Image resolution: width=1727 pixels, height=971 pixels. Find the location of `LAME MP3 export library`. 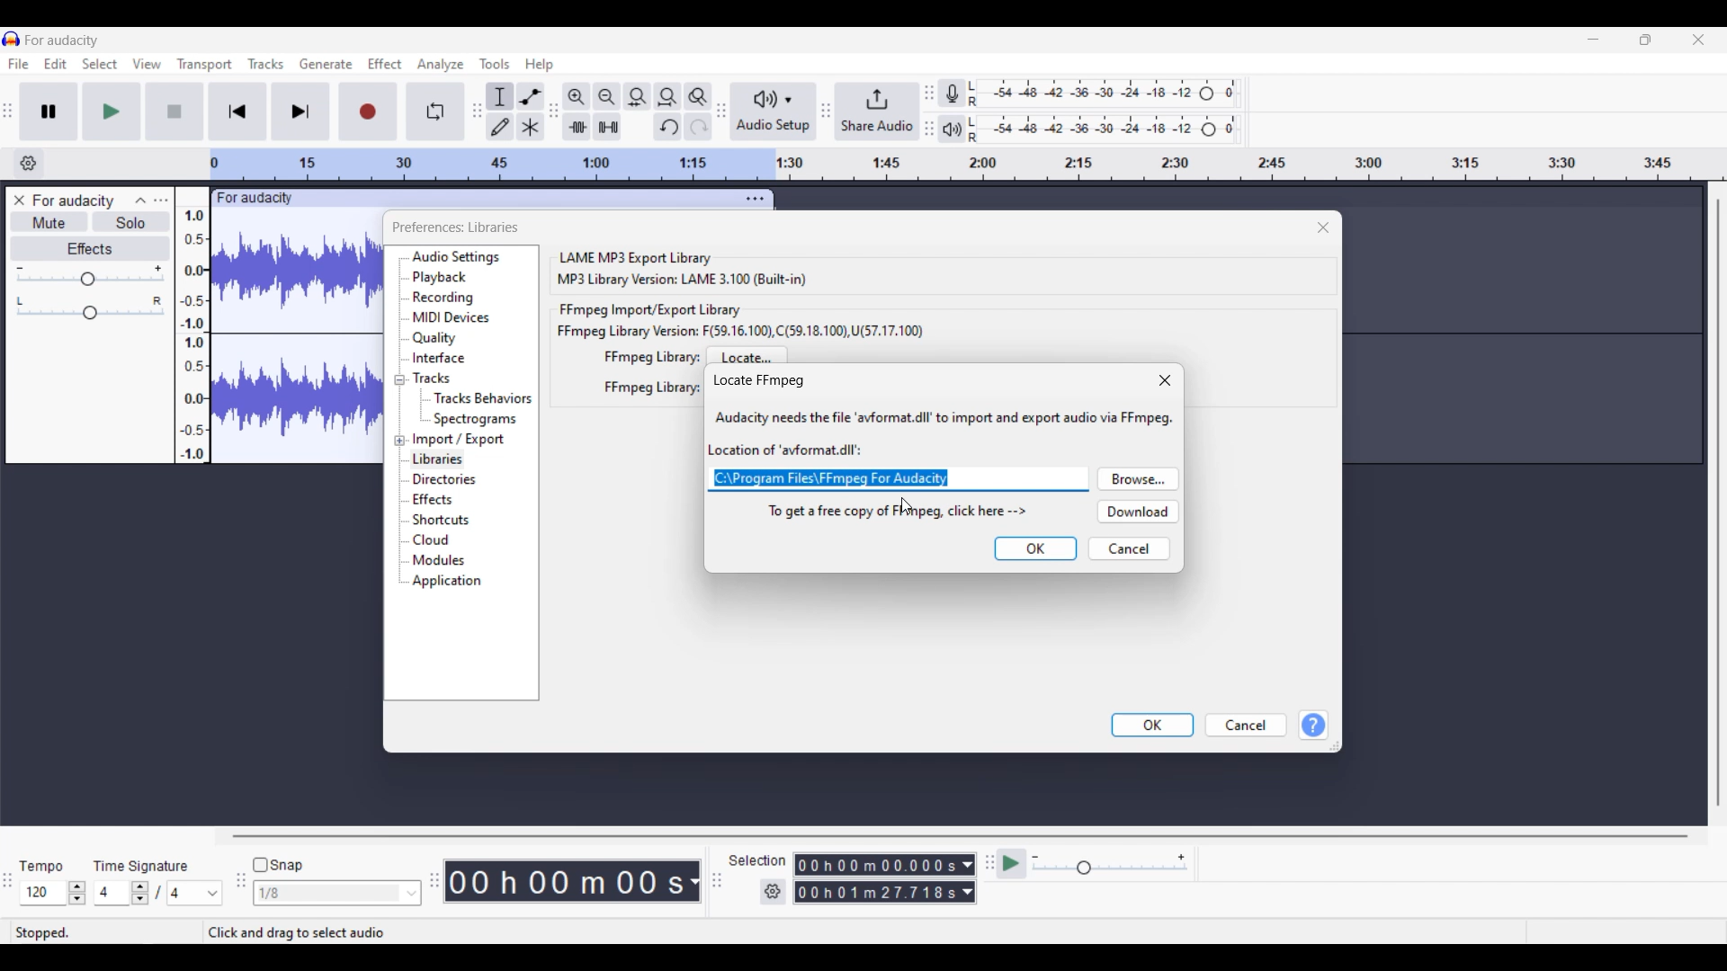

LAME MP3 export library is located at coordinates (634, 256).